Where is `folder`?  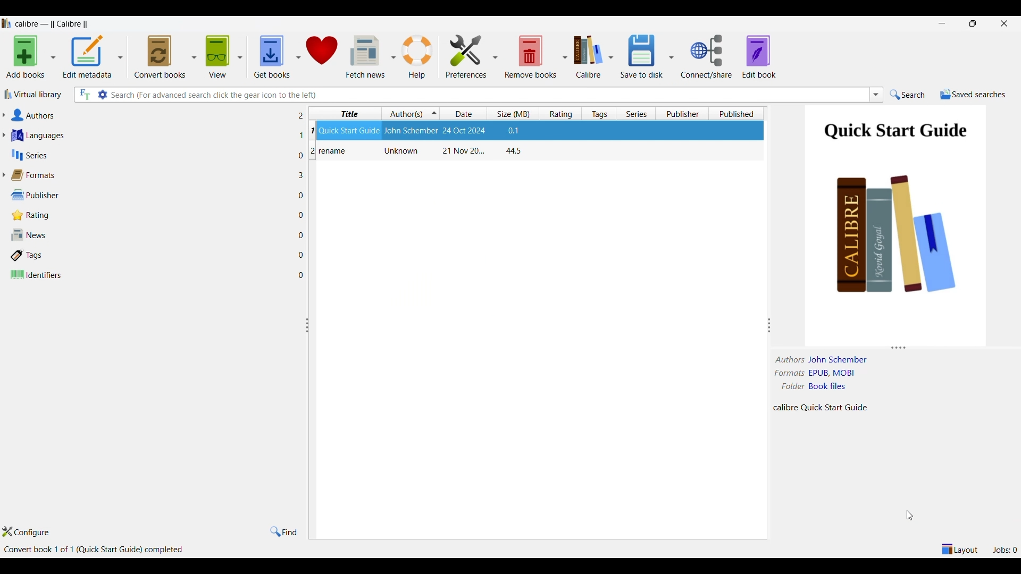 folder is located at coordinates (793, 386).